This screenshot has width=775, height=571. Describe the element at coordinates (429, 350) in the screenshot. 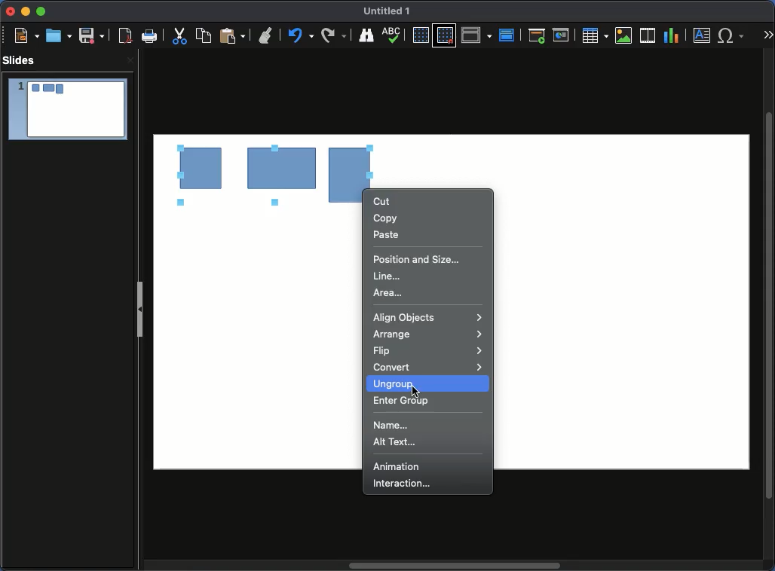

I see `Flip` at that location.